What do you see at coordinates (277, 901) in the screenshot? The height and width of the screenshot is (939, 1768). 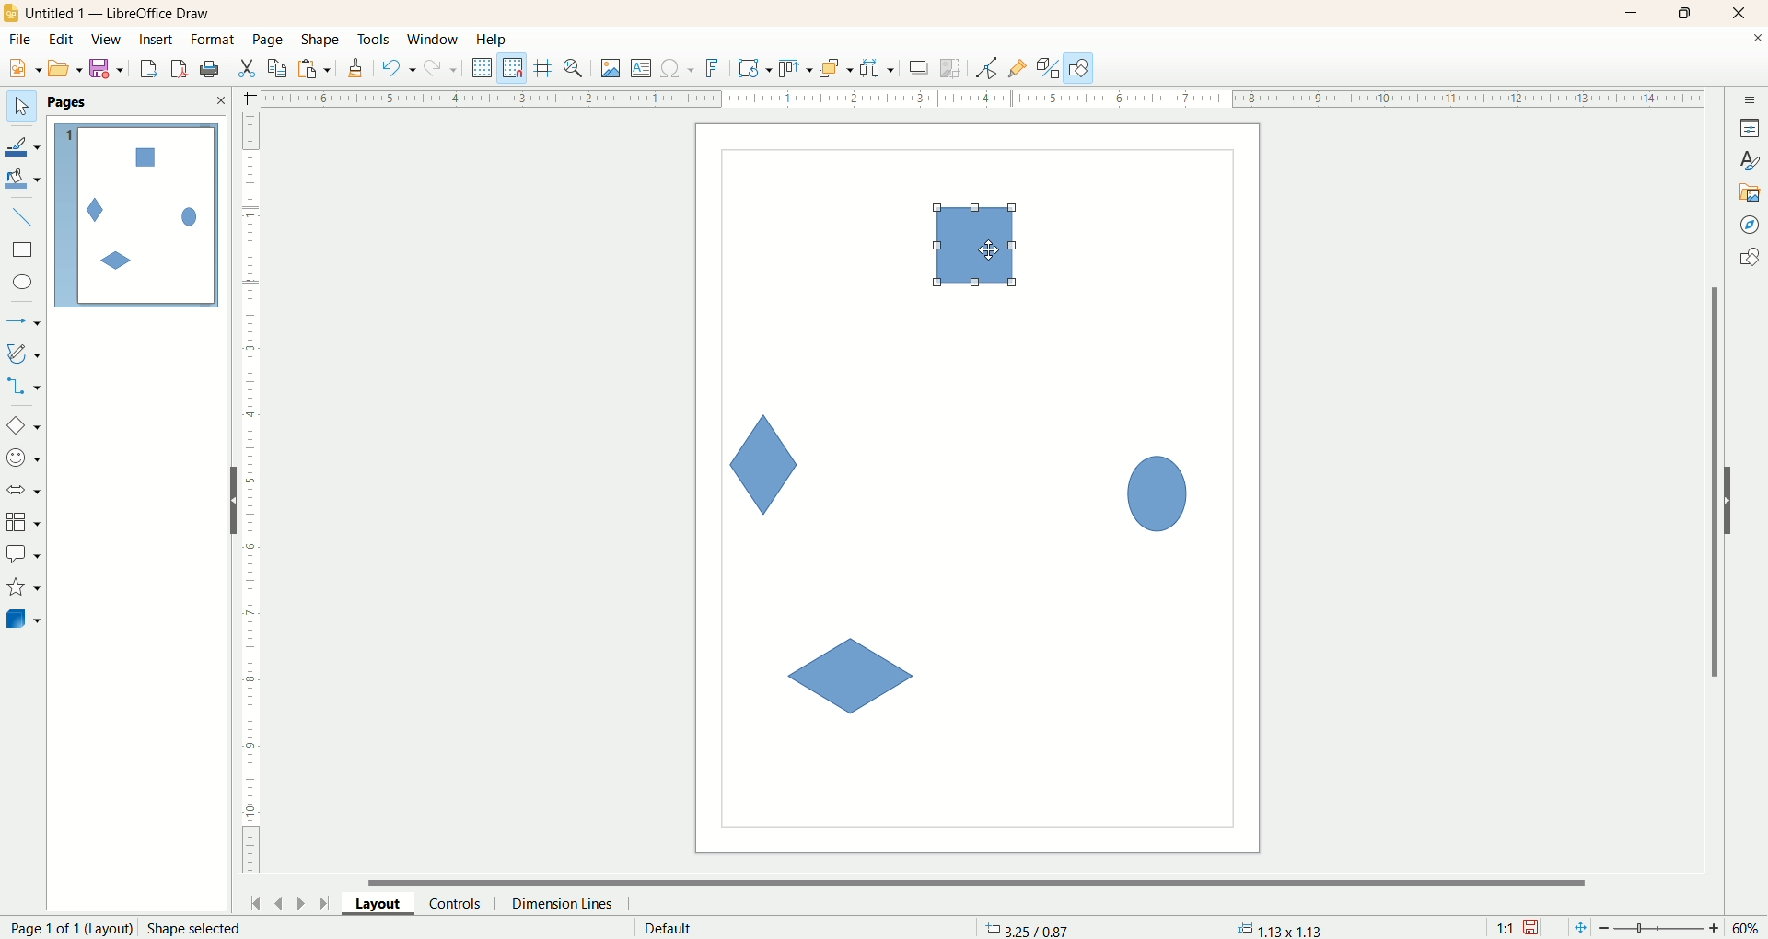 I see `previous page` at bounding box center [277, 901].